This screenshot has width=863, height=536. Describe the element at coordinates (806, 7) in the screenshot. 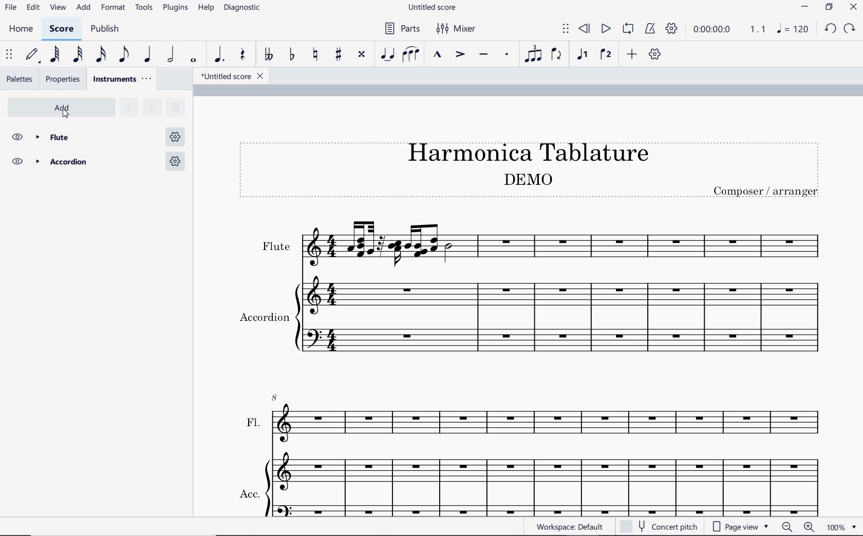

I see `MINIMIZE` at that location.